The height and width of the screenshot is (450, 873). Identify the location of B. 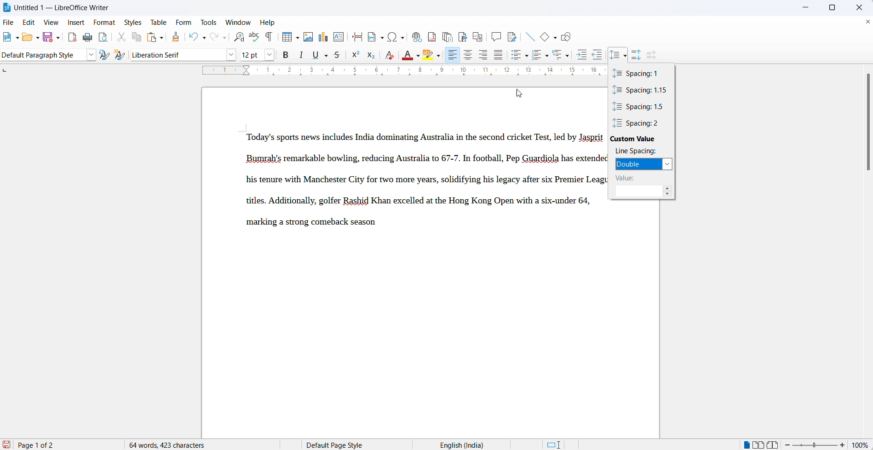
(287, 55).